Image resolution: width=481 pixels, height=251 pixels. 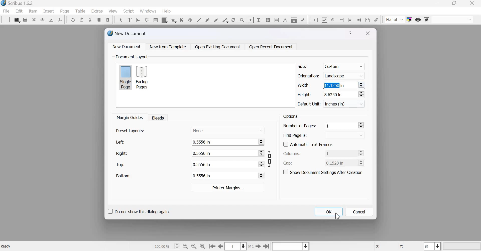 What do you see at coordinates (285, 20) in the screenshot?
I see `Measurements` at bounding box center [285, 20].